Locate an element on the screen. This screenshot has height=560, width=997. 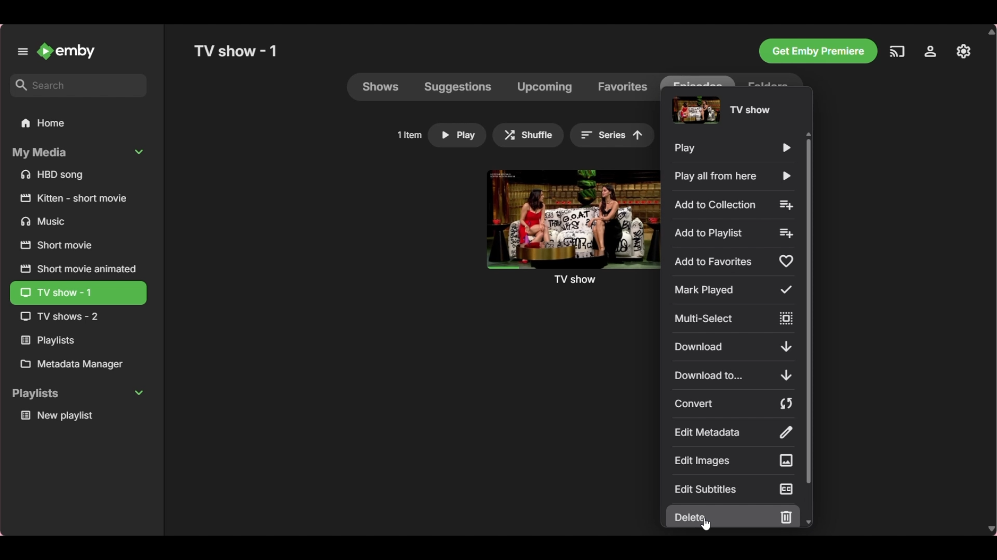
Edit images is located at coordinates (733, 460).